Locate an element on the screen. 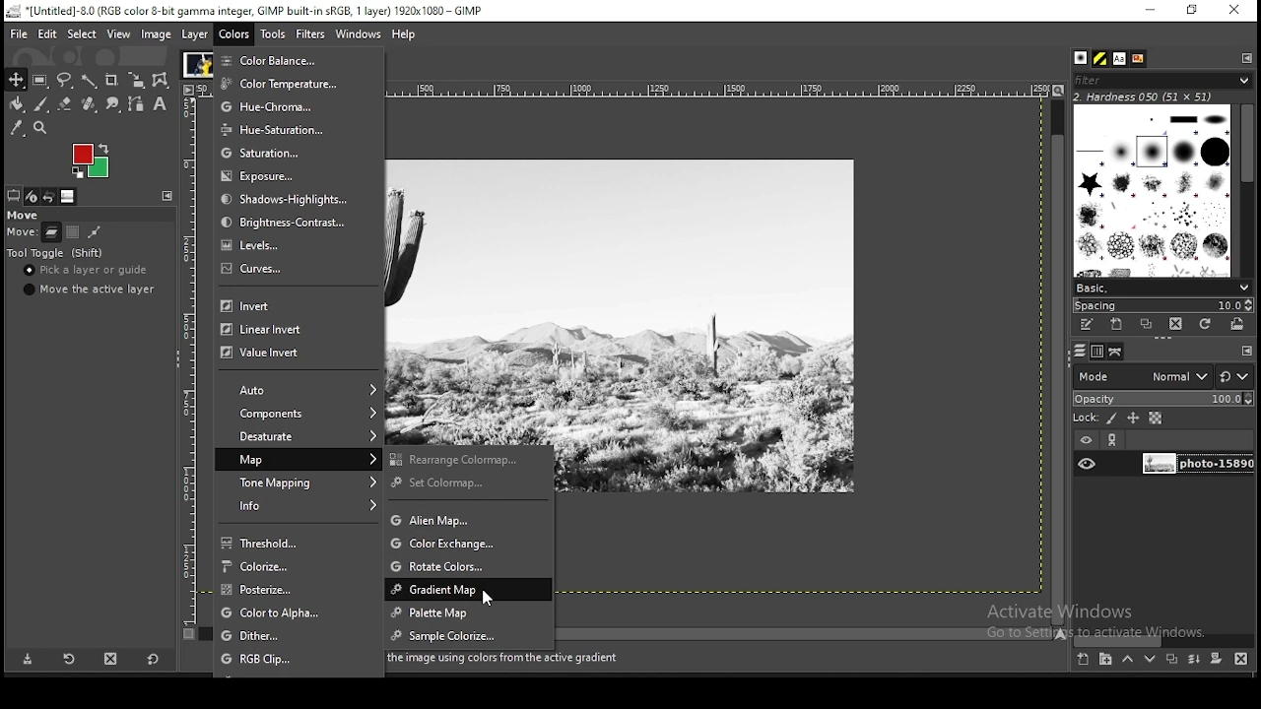 The height and width of the screenshot is (709, 1261). filters is located at coordinates (311, 36).